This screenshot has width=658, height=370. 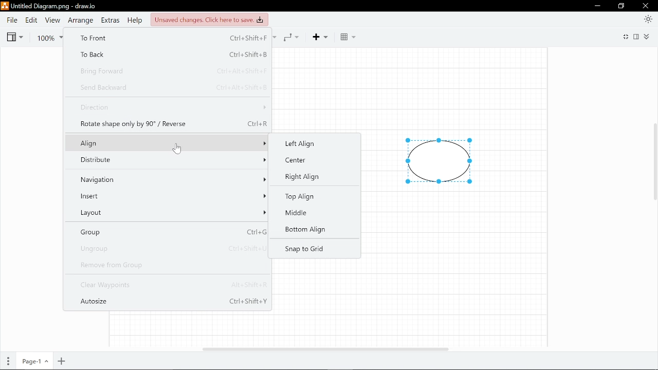 I want to click on View, so click(x=51, y=20).